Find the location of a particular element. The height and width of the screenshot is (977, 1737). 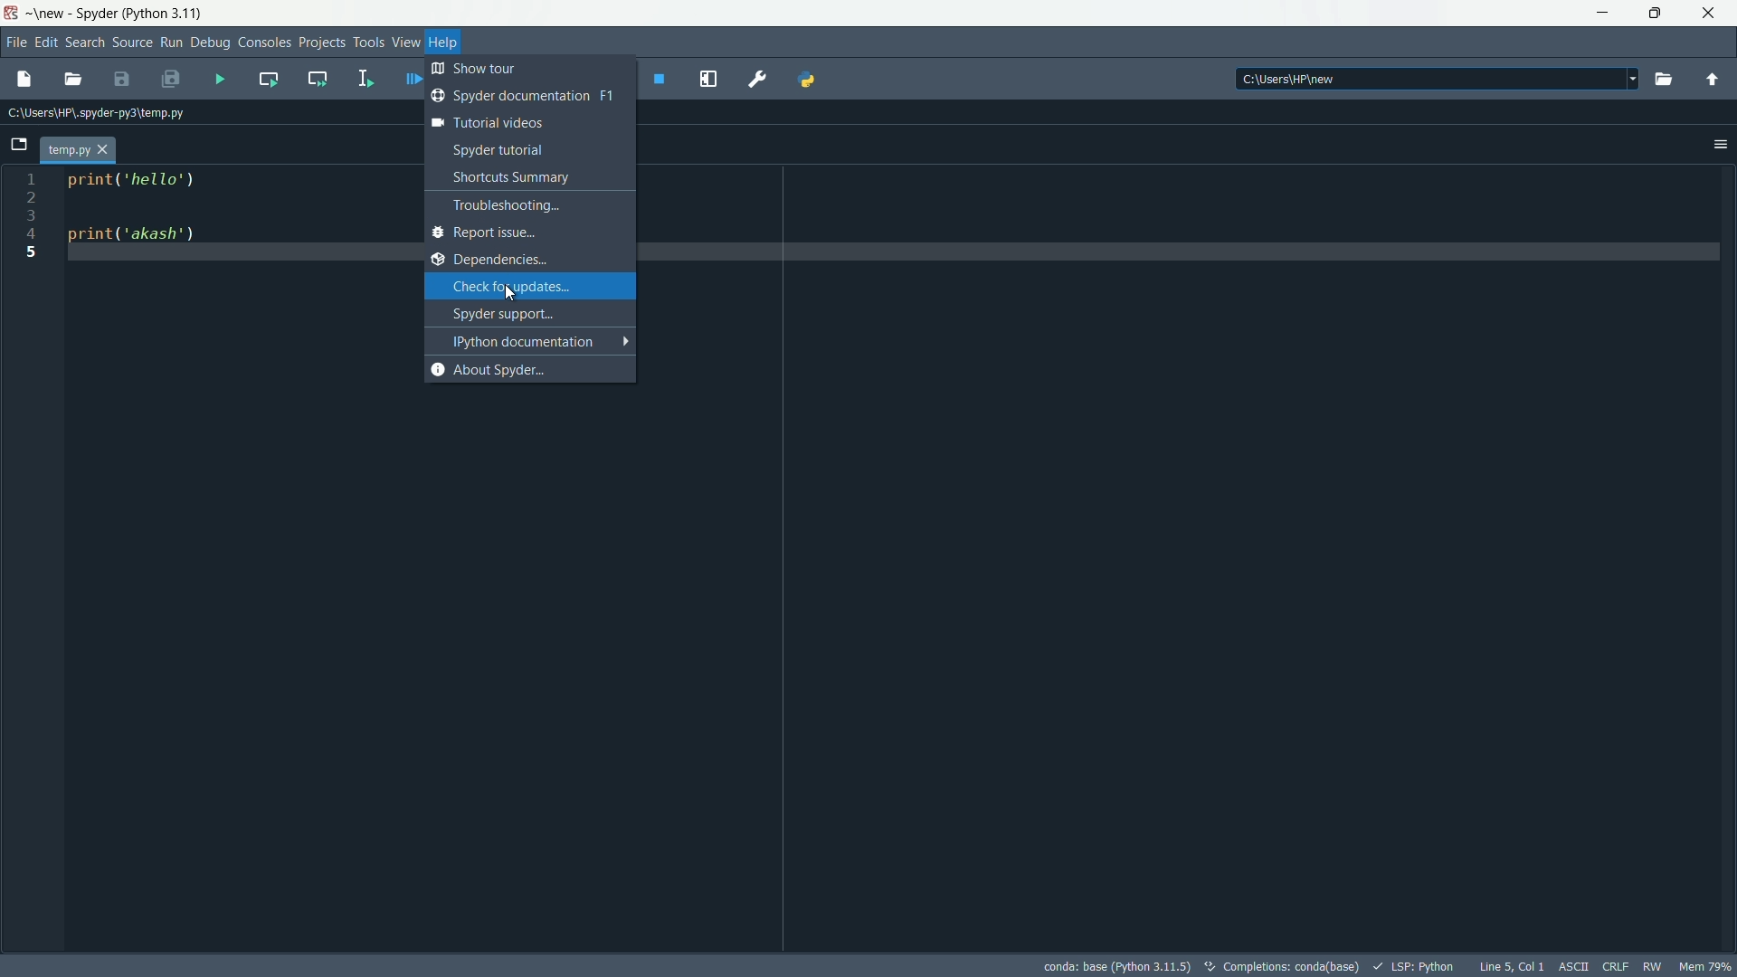

view menu is located at coordinates (406, 42).